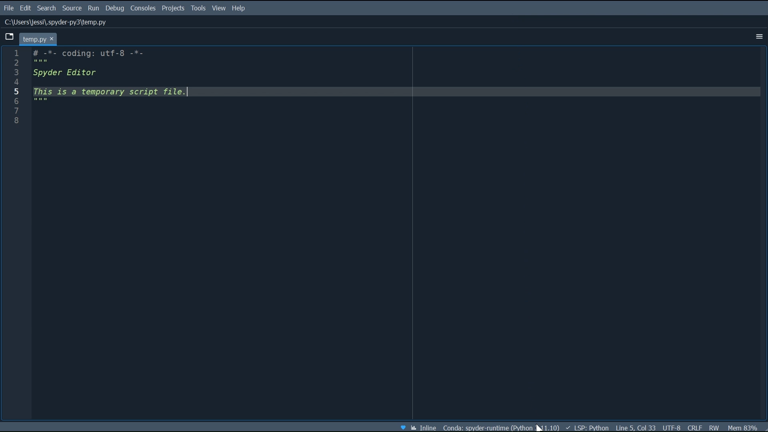  What do you see at coordinates (198, 8) in the screenshot?
I see `Tools` at bounding box center [198, 8].